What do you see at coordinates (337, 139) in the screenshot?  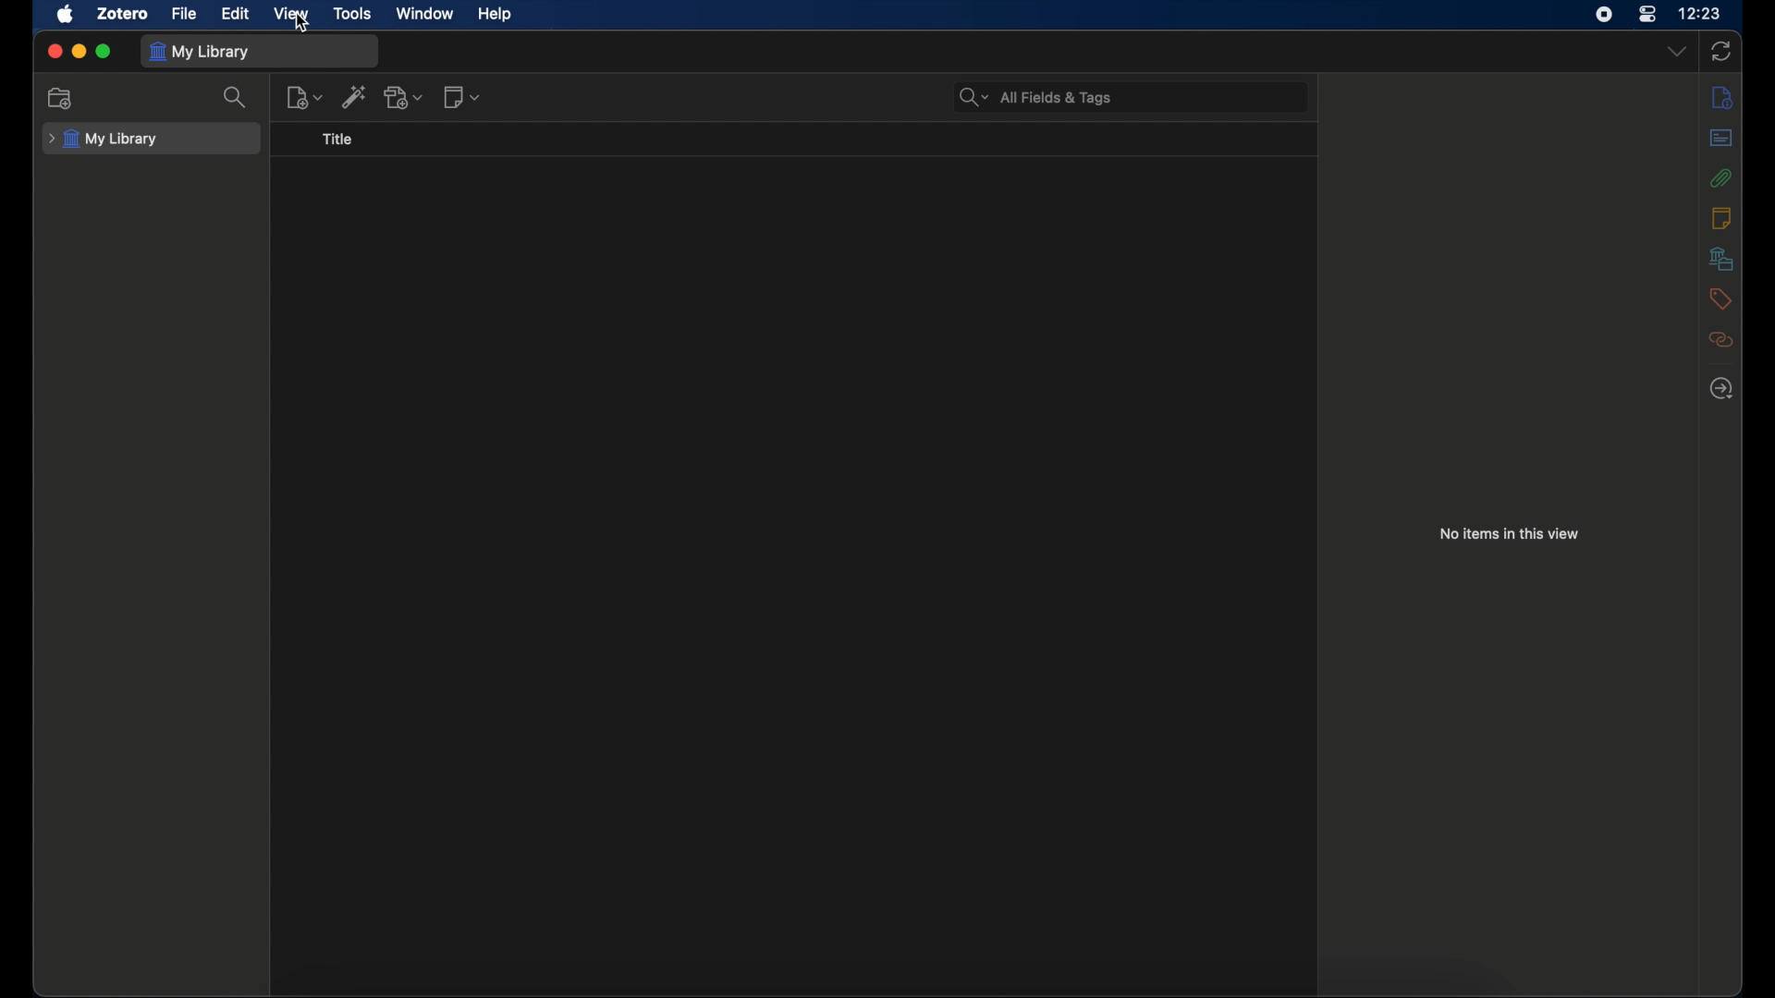 I see `title` at bounding box center [337, 139].